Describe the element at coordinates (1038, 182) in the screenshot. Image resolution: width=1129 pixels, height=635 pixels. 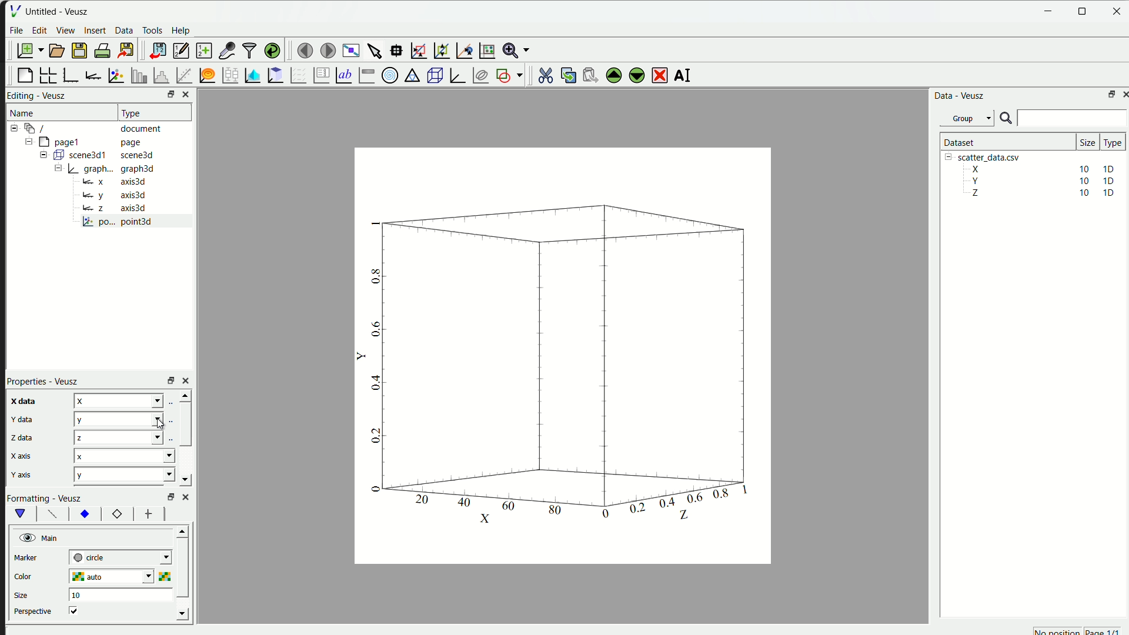
I see `Y 10 10` at that location.